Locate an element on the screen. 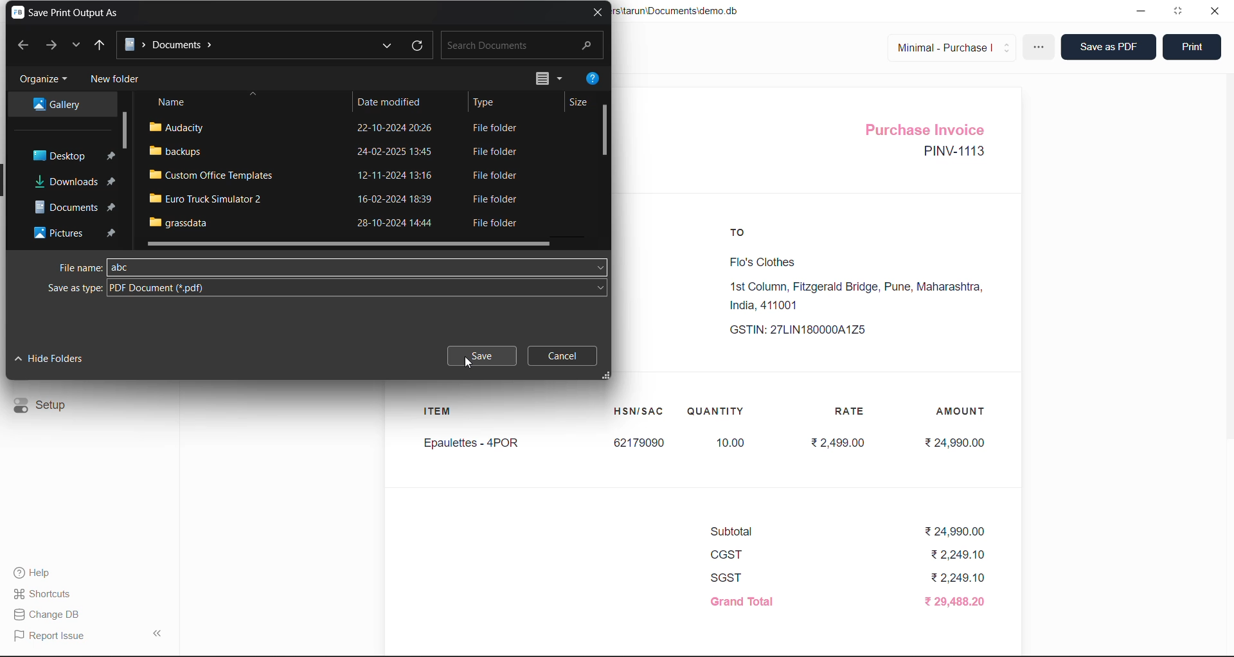 The width and height of the screenshot is (1234, 657). close is located at coordinates (602, 14).